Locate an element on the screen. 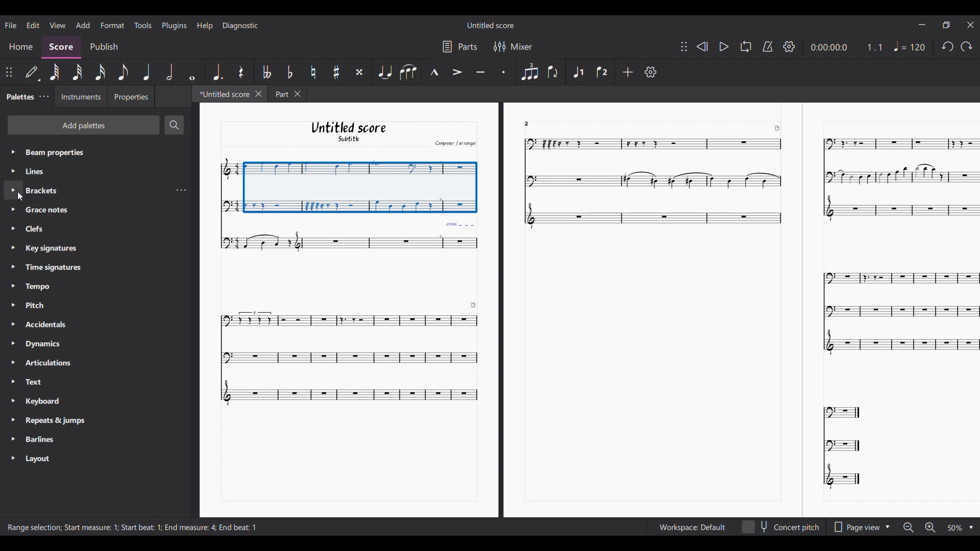  Zoom options is located at coordinates (954, 528).